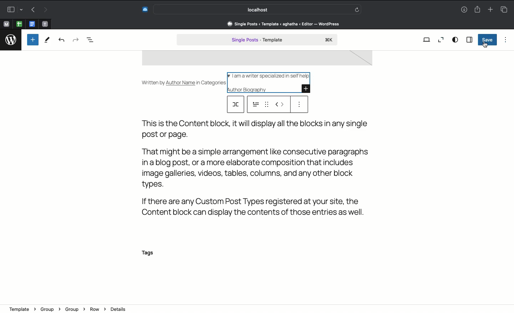 This screenshot has width=514, height=313. I want to click on Text, so click(259, 167).